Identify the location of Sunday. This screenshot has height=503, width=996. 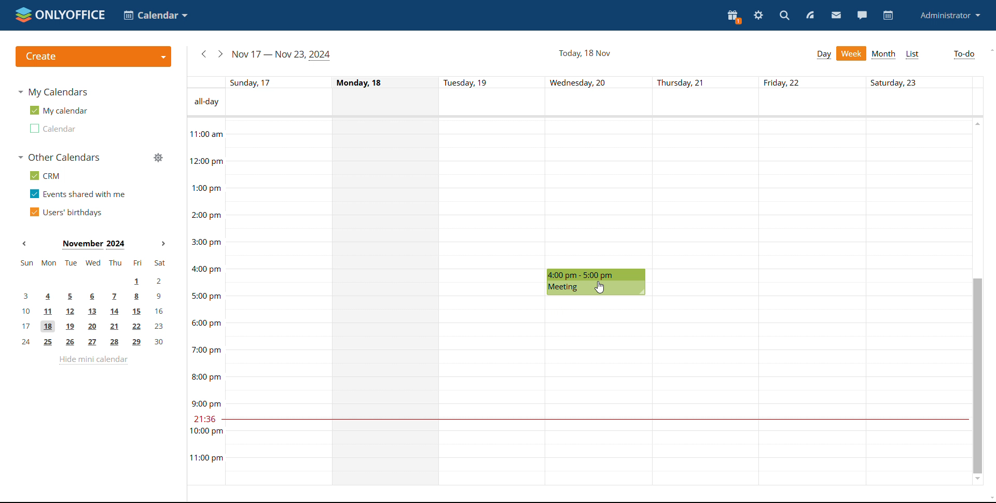
(277, 302).